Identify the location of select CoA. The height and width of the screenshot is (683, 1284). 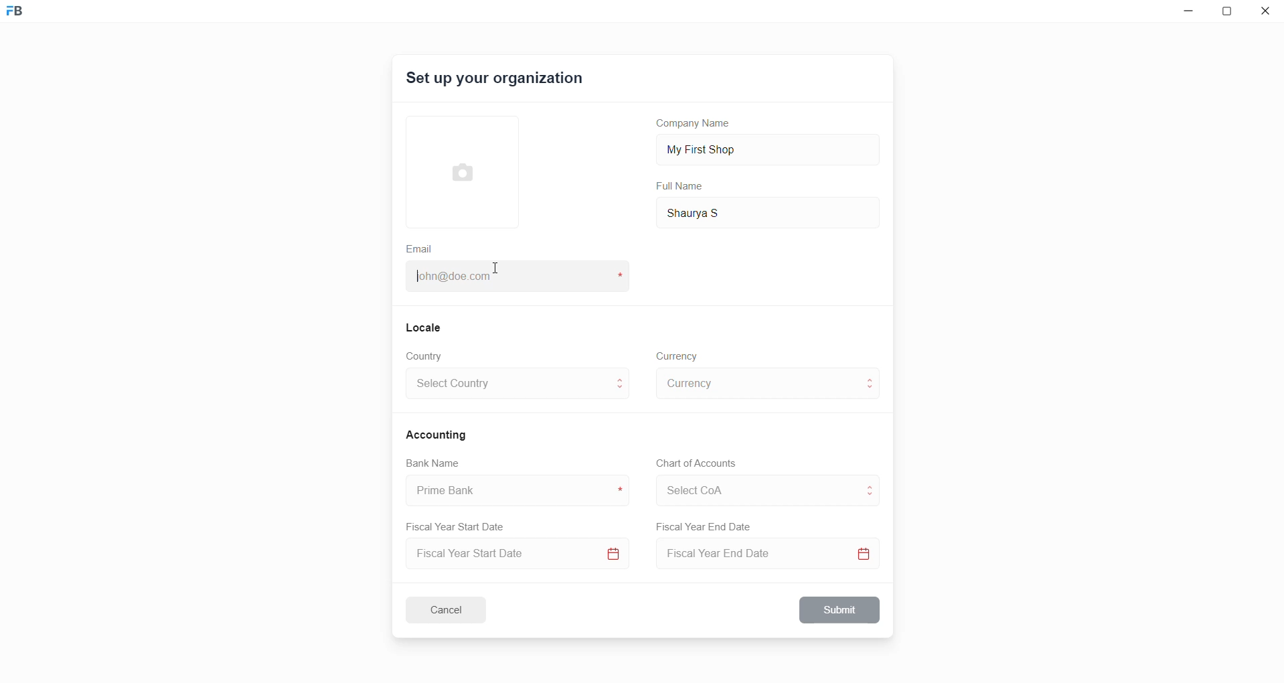
(752, 488).